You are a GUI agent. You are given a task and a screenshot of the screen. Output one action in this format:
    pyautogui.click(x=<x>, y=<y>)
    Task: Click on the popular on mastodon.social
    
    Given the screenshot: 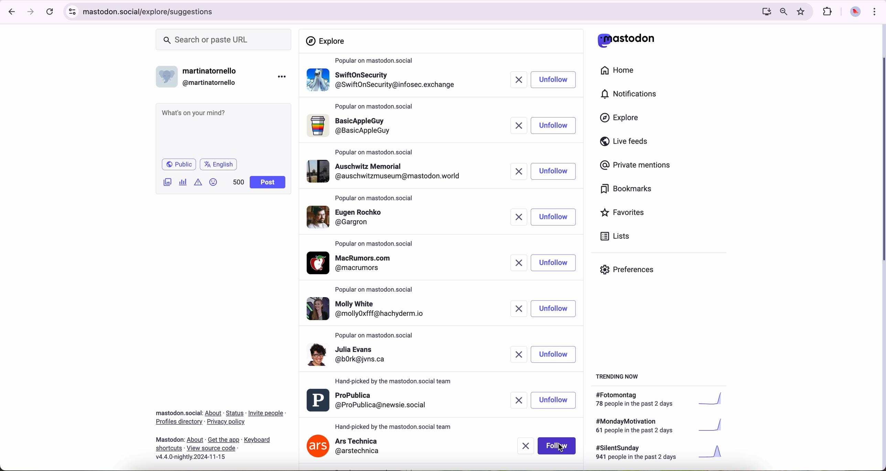 What is the action you would take?
    pyautogui.click(x=377, y=291)
    